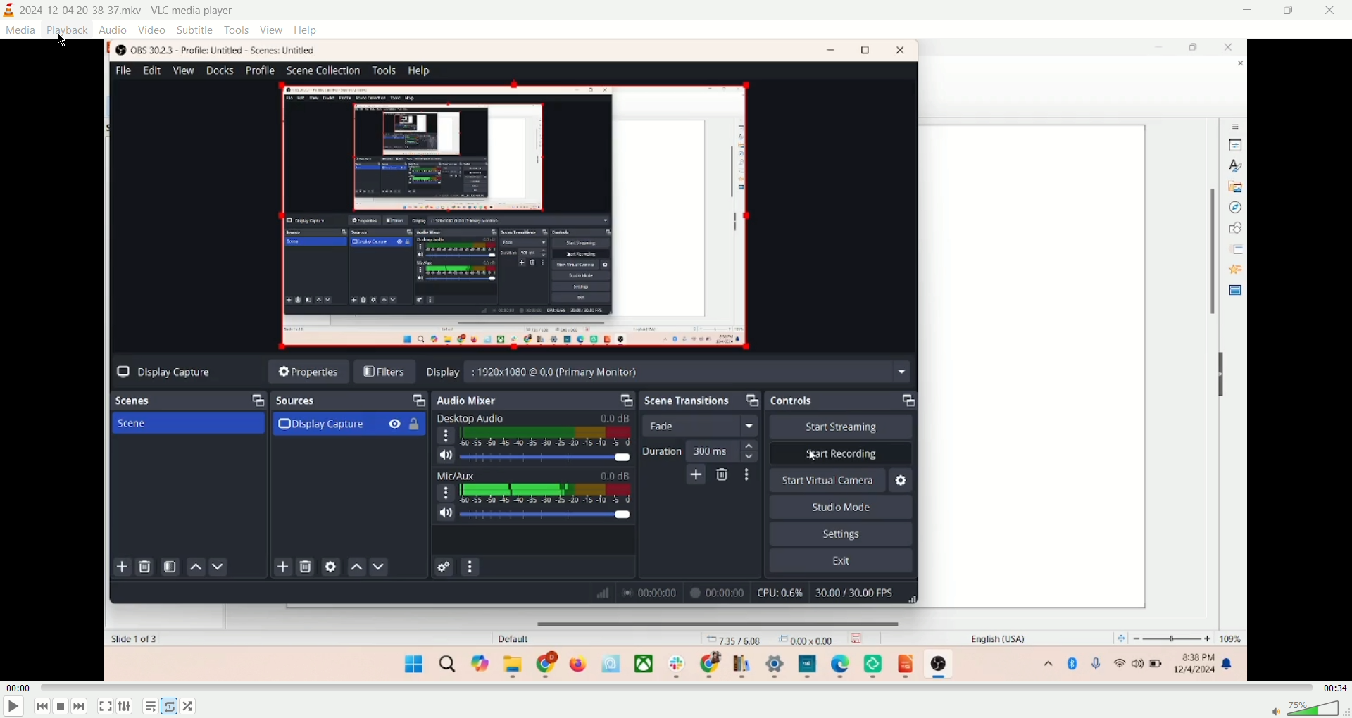  Describe the element at coordinates (1337, 689) in the screenshot. I see `total time` at that location.